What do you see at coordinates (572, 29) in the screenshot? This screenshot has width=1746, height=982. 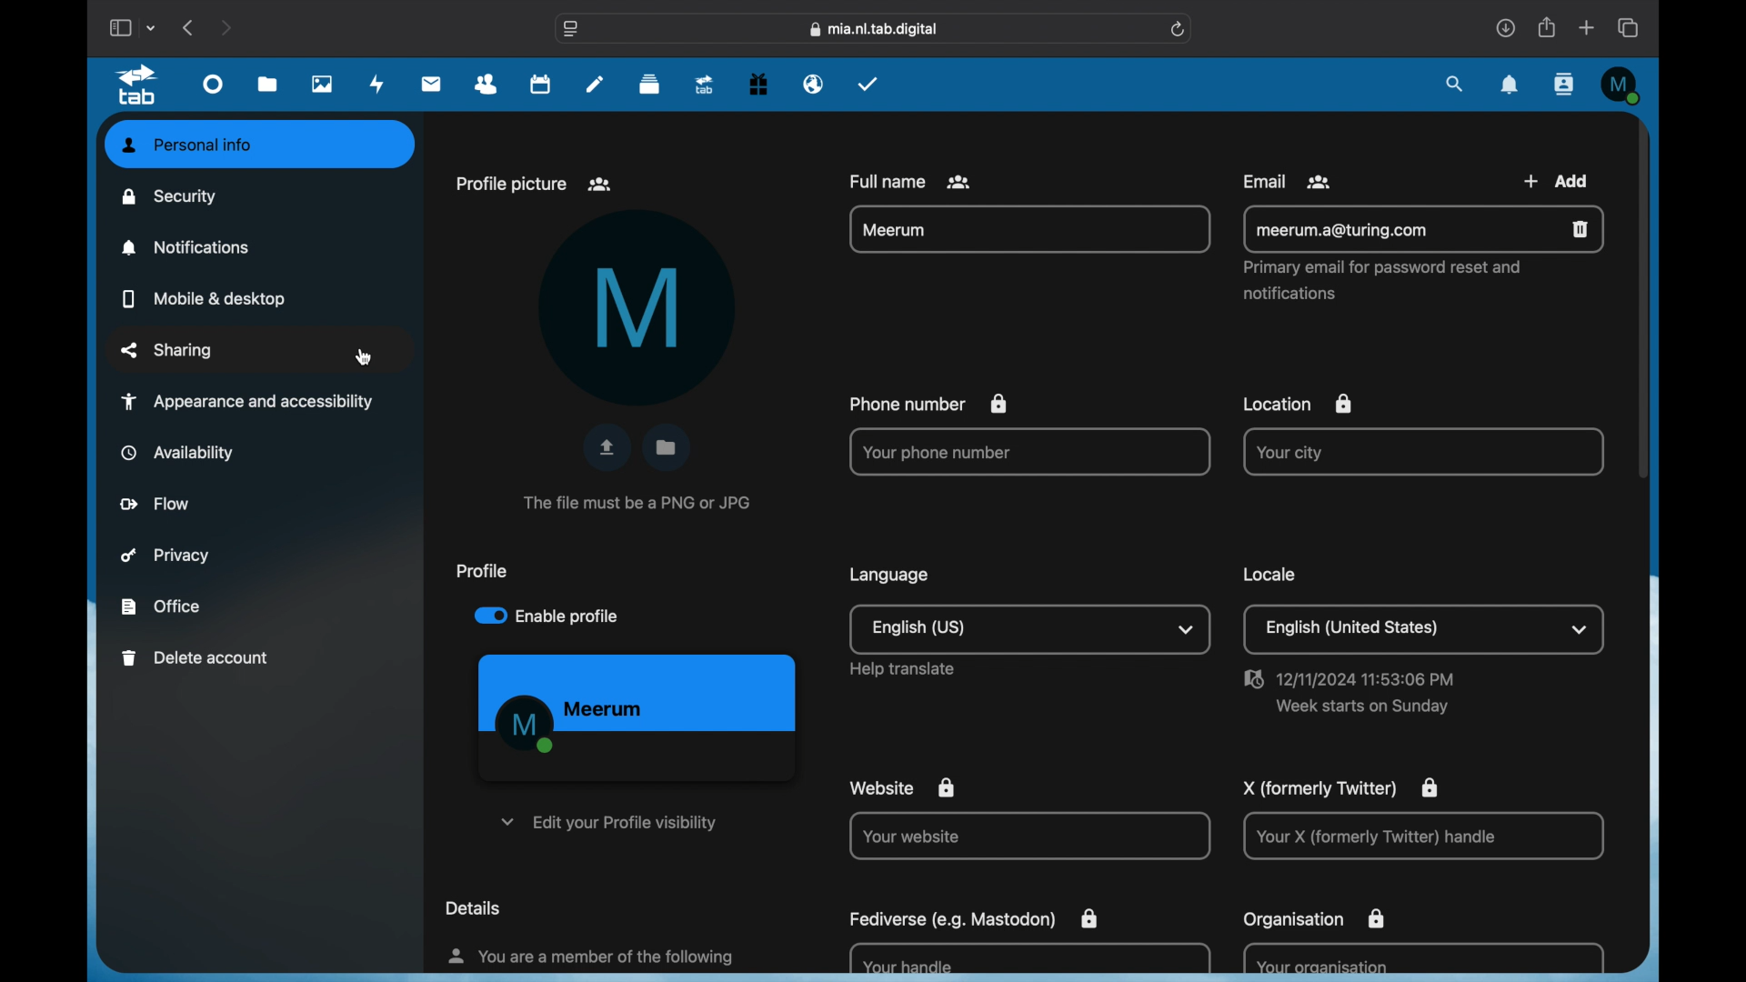 I see `website settings` at bounding box center [572, 29].